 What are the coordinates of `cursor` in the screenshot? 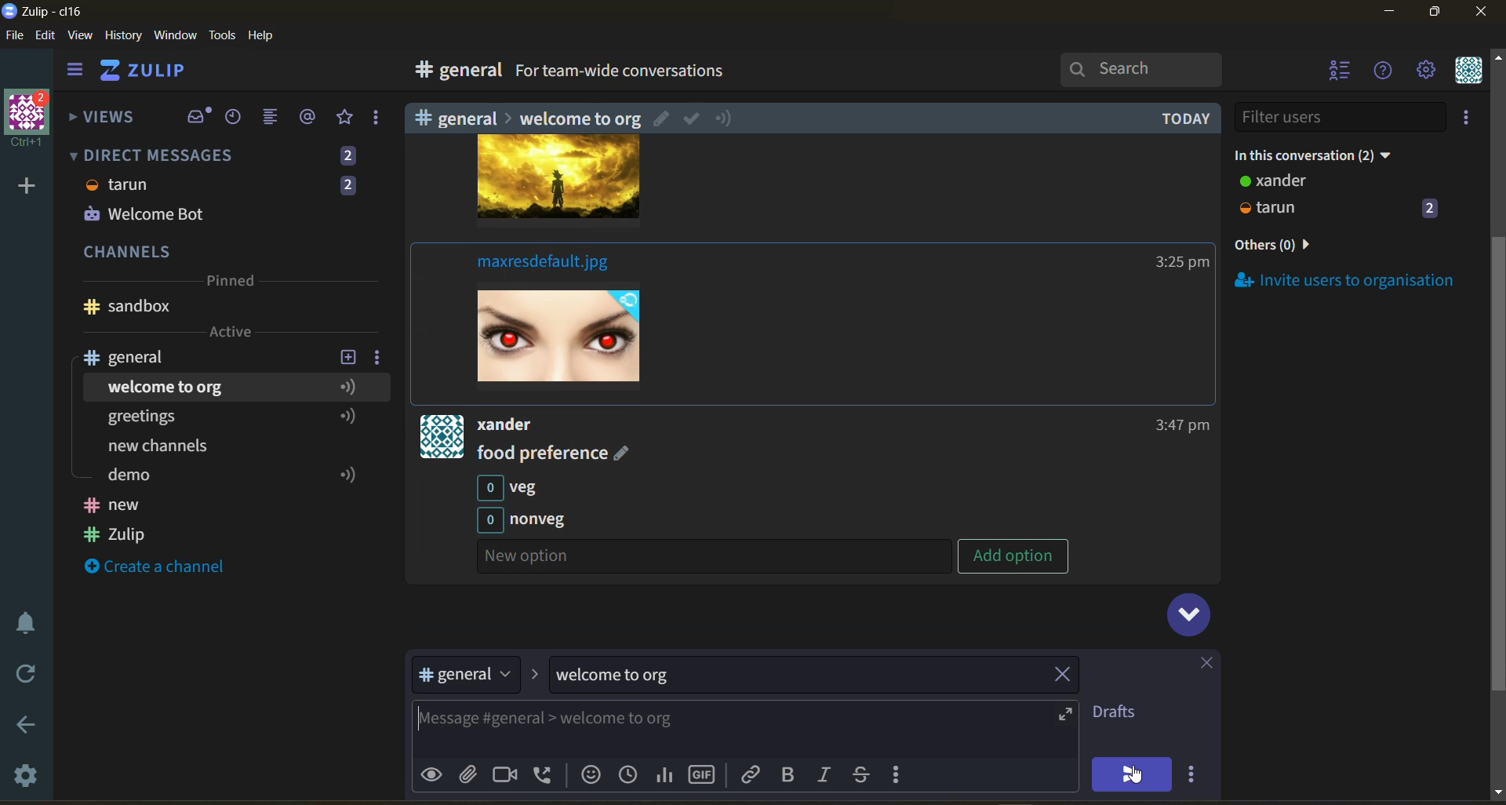 It's located at (1137, 777).